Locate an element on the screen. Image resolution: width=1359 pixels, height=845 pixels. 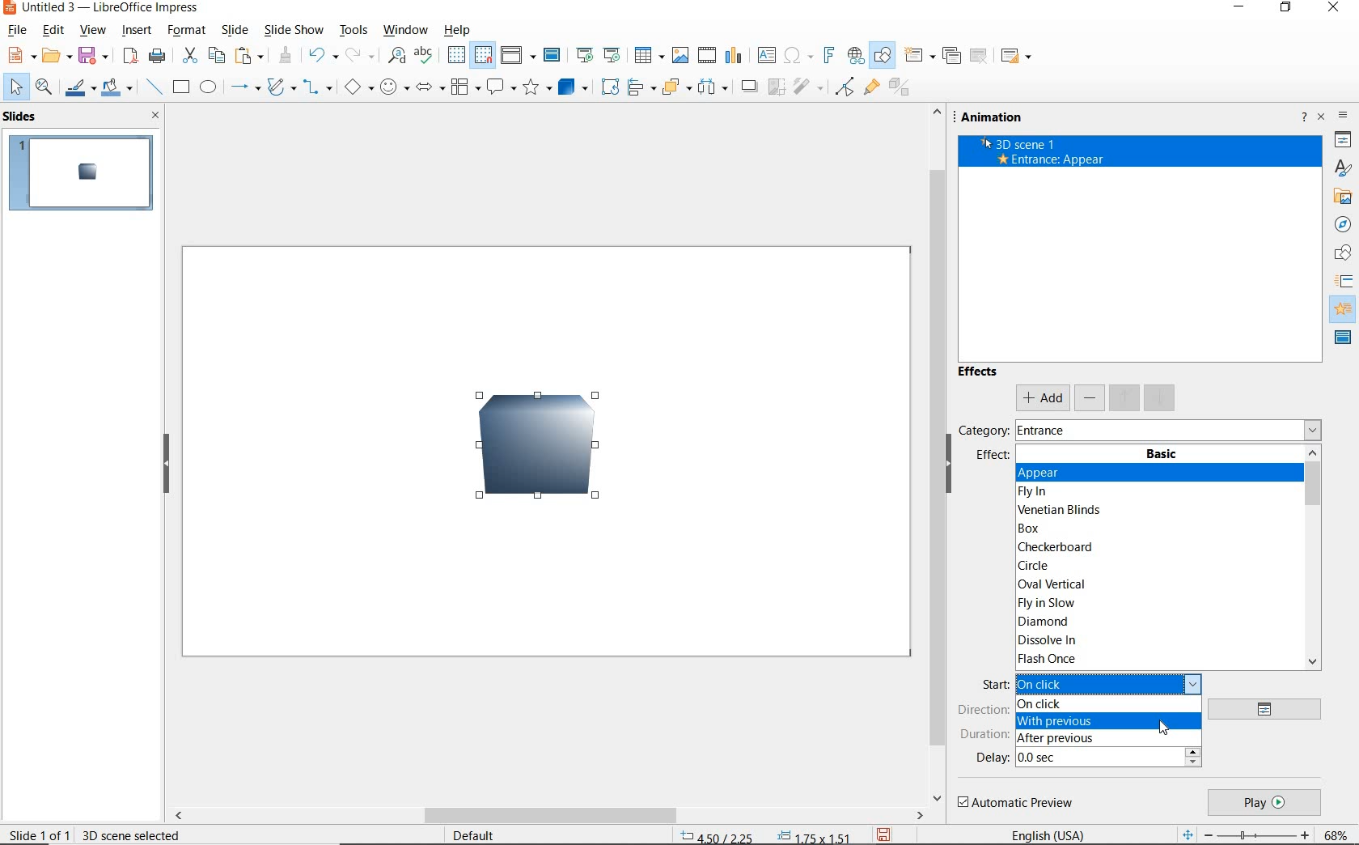
block arrows is located at coordinates (427, 90).